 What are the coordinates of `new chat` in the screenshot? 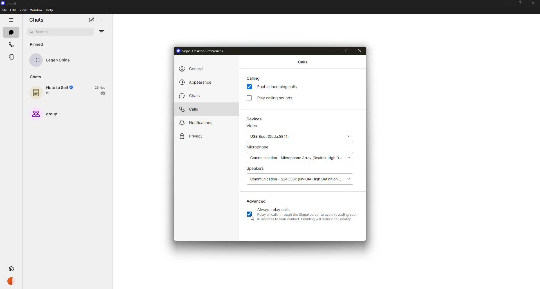 It's located at (90, 20).